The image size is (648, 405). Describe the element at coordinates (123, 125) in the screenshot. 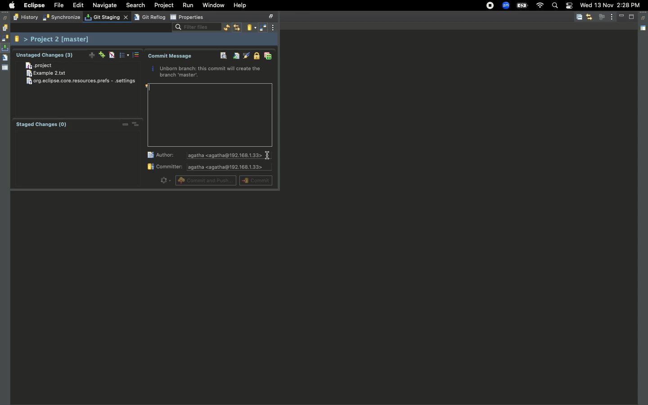

I see `Remove selected files` at that location.